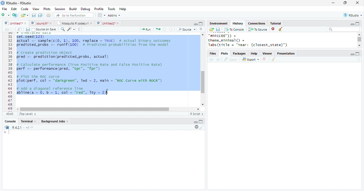 This screenshot has height=191, width=364. Describe the element at coordinates (5, 9) in the screenshot. I see `File` at that location.